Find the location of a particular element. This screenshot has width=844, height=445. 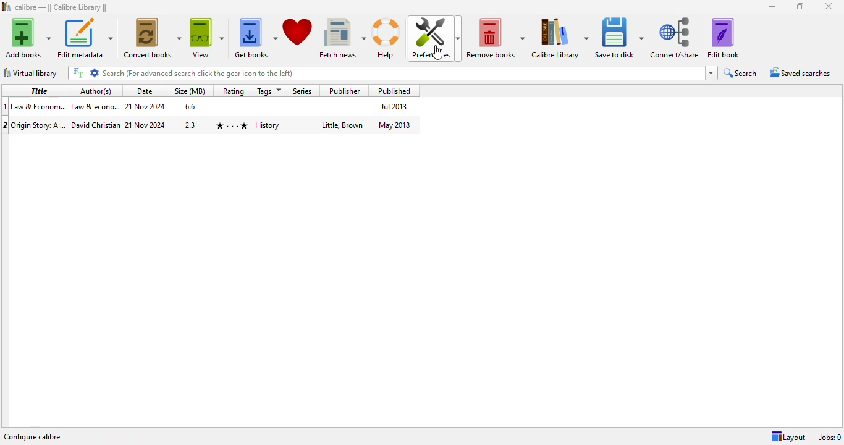

view is located at coordinates (207, 38).